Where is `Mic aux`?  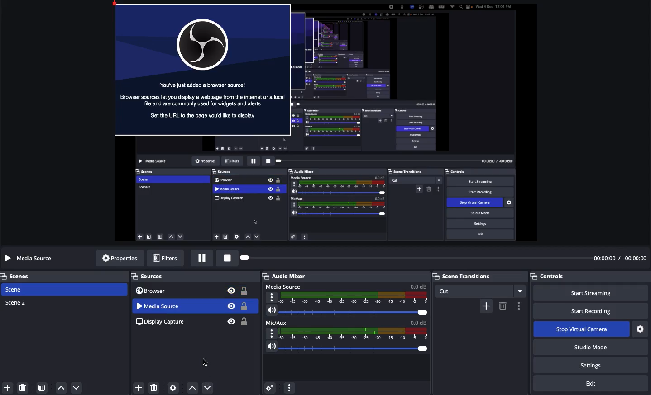
Mic aux is located at coordinates (347, 329).